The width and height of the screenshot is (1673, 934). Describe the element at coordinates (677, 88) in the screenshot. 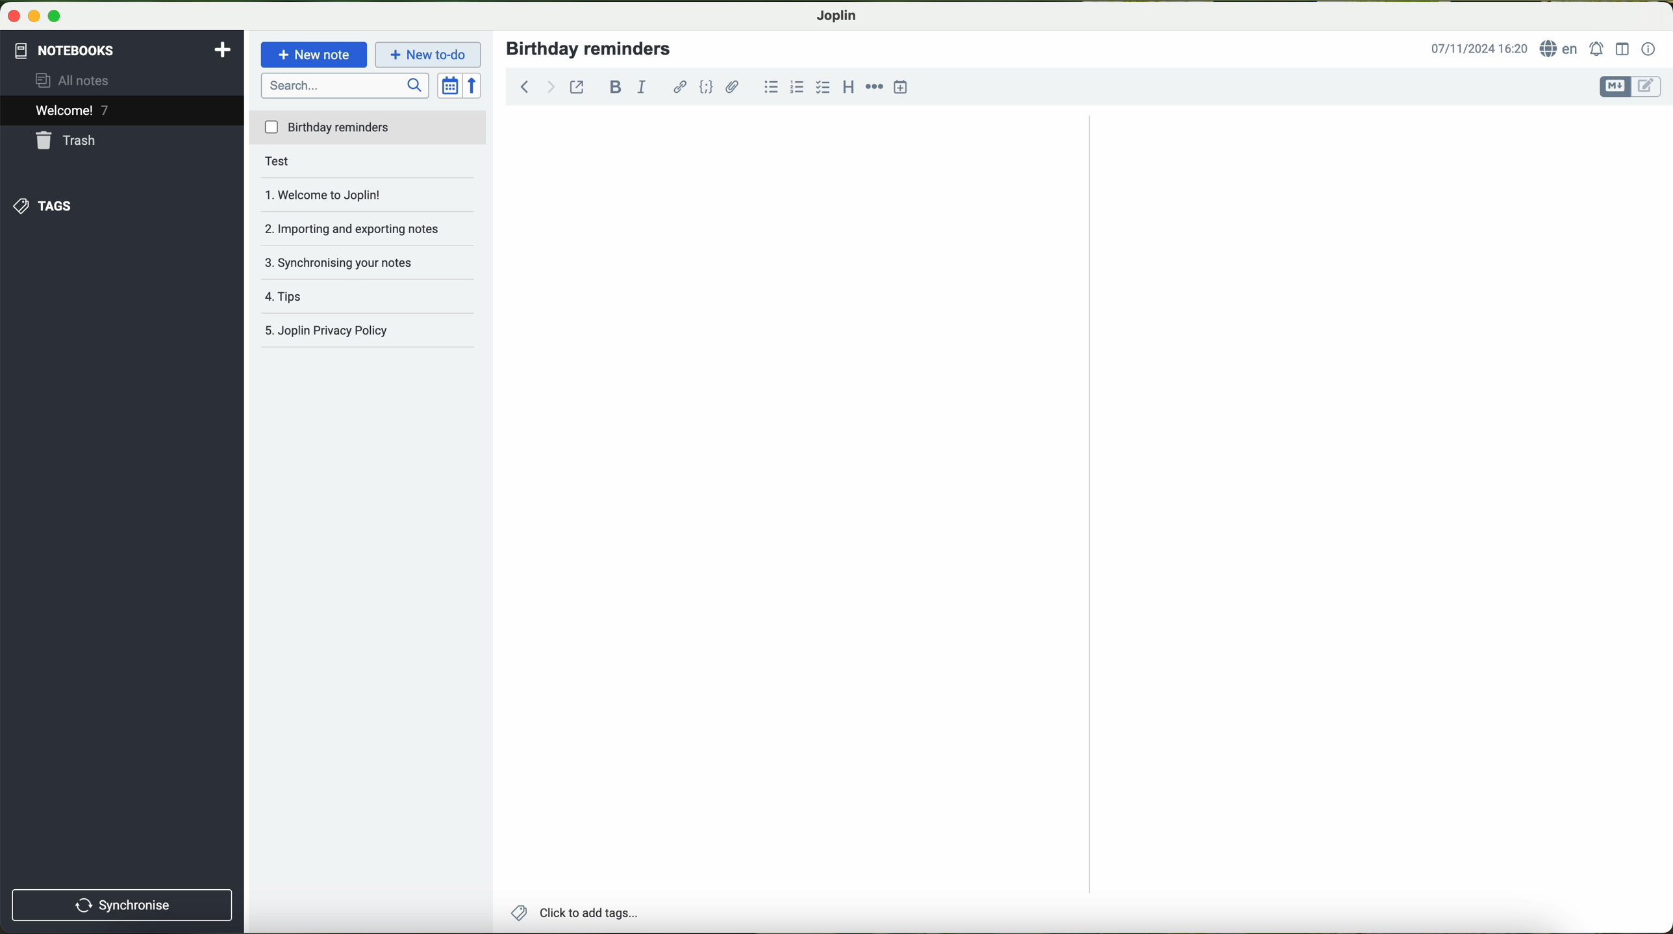

I see `hyperlink` at that location.